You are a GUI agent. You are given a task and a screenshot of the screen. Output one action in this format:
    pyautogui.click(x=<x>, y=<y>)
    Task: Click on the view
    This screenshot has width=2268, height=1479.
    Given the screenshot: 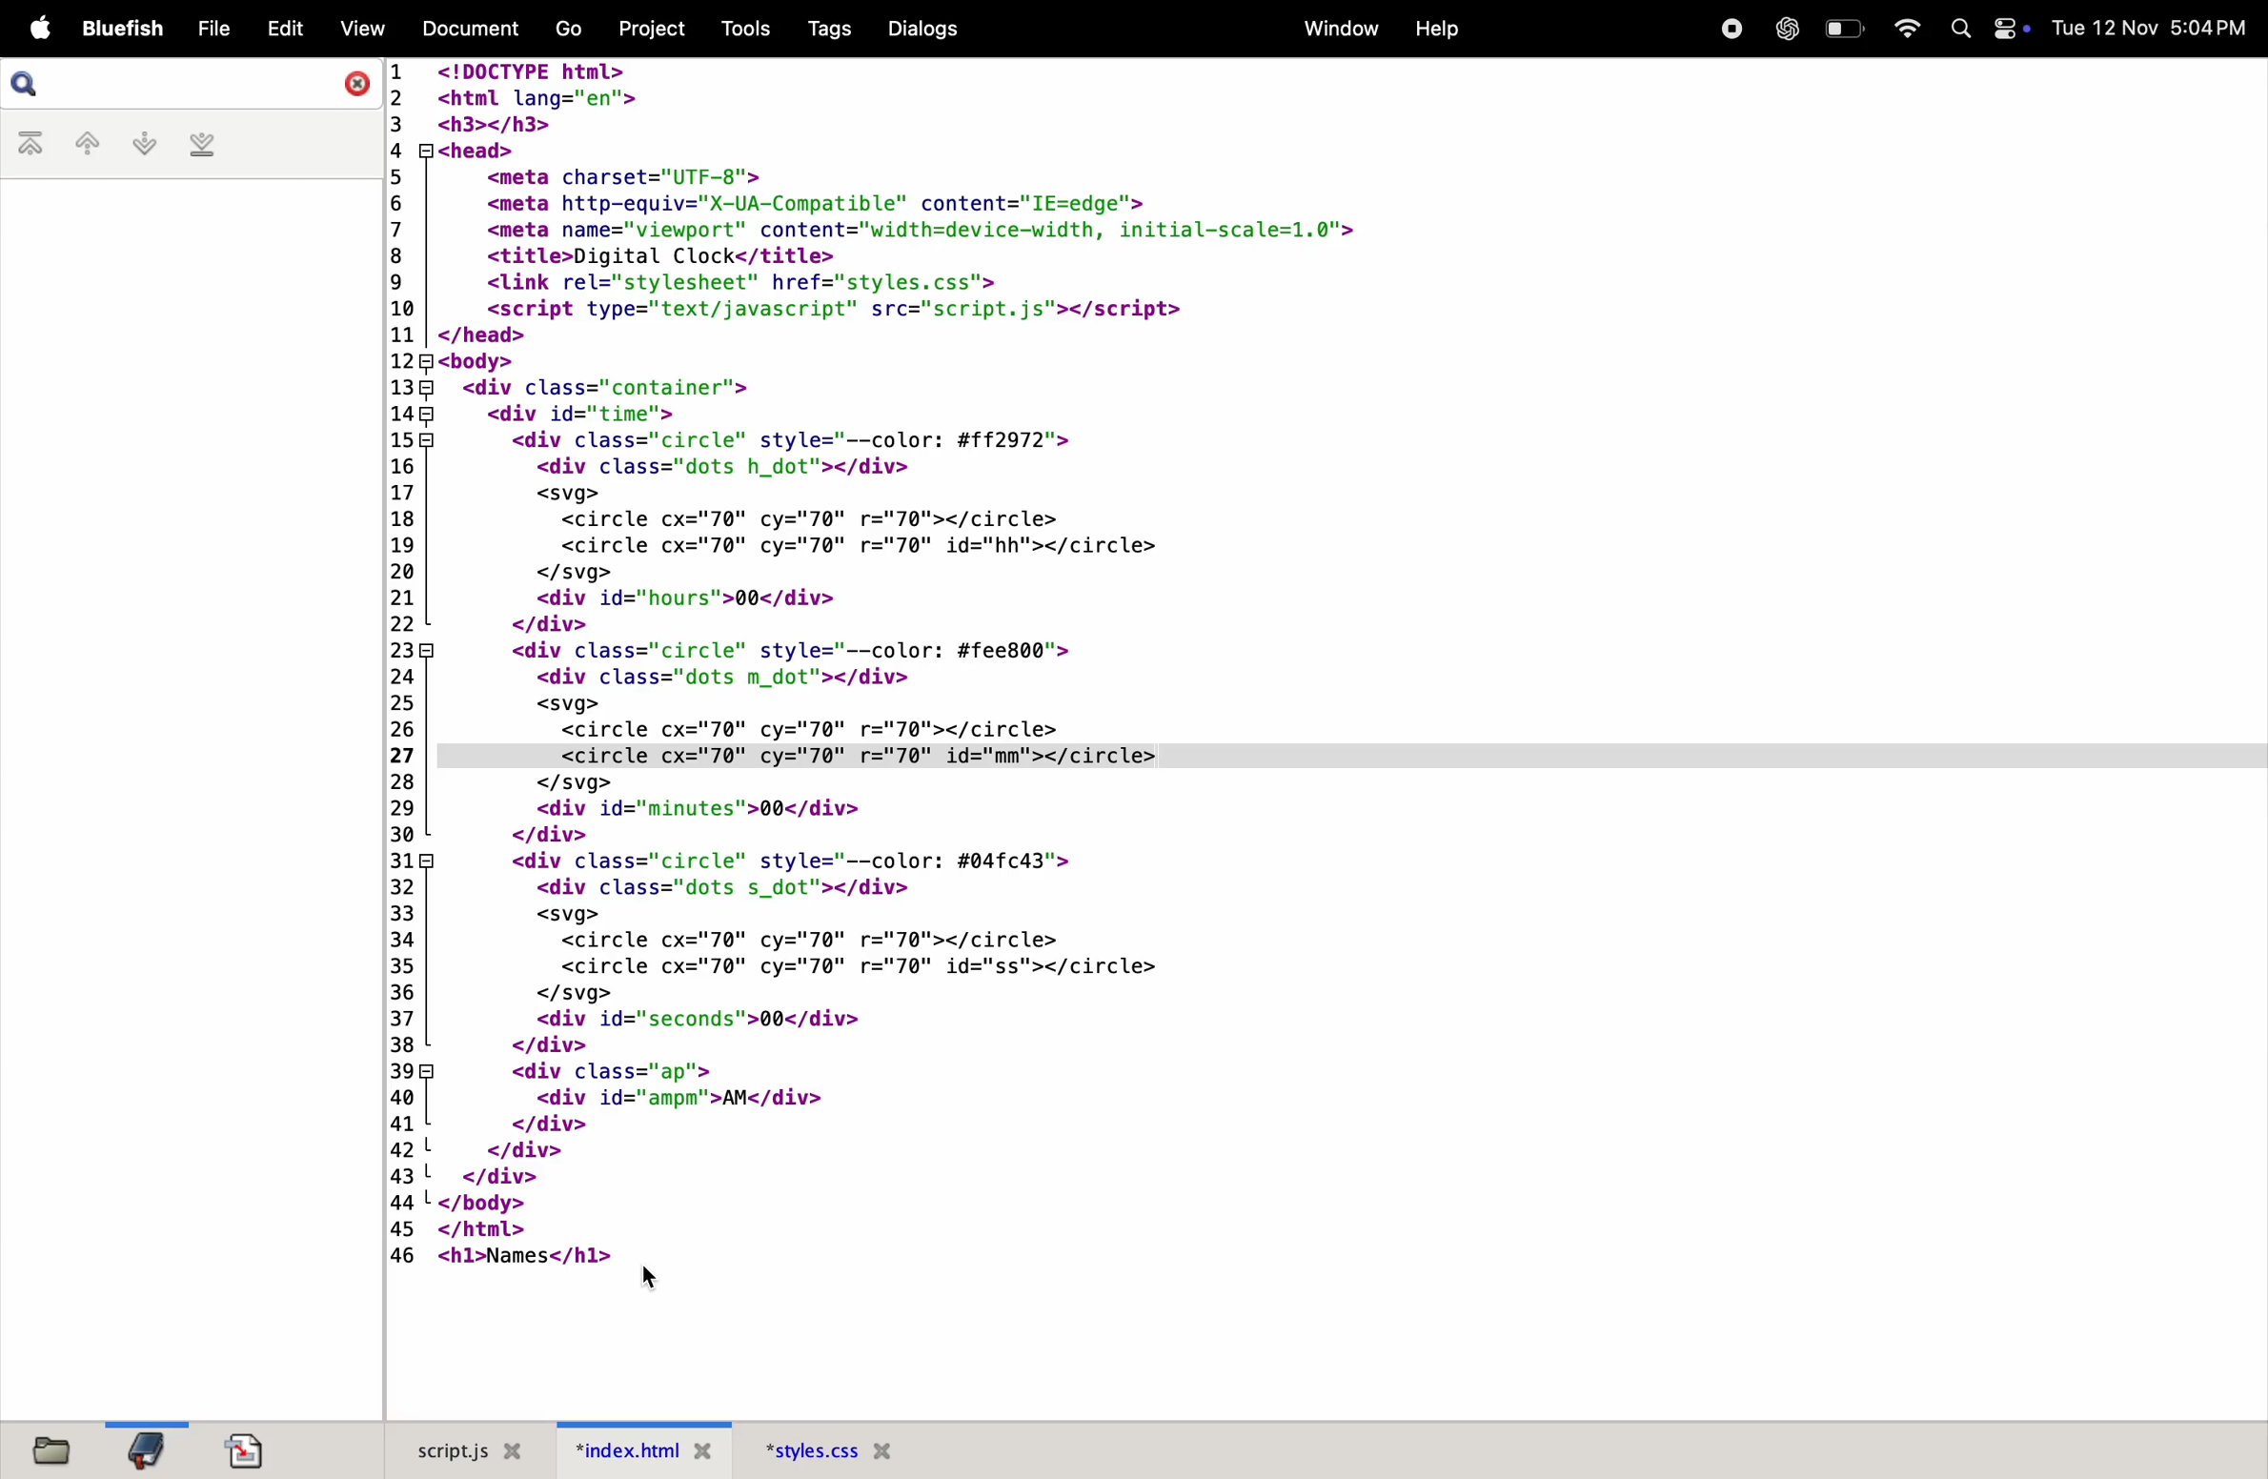 What is the action you would take?
    pyautogui.click(x=360, y=26)
    